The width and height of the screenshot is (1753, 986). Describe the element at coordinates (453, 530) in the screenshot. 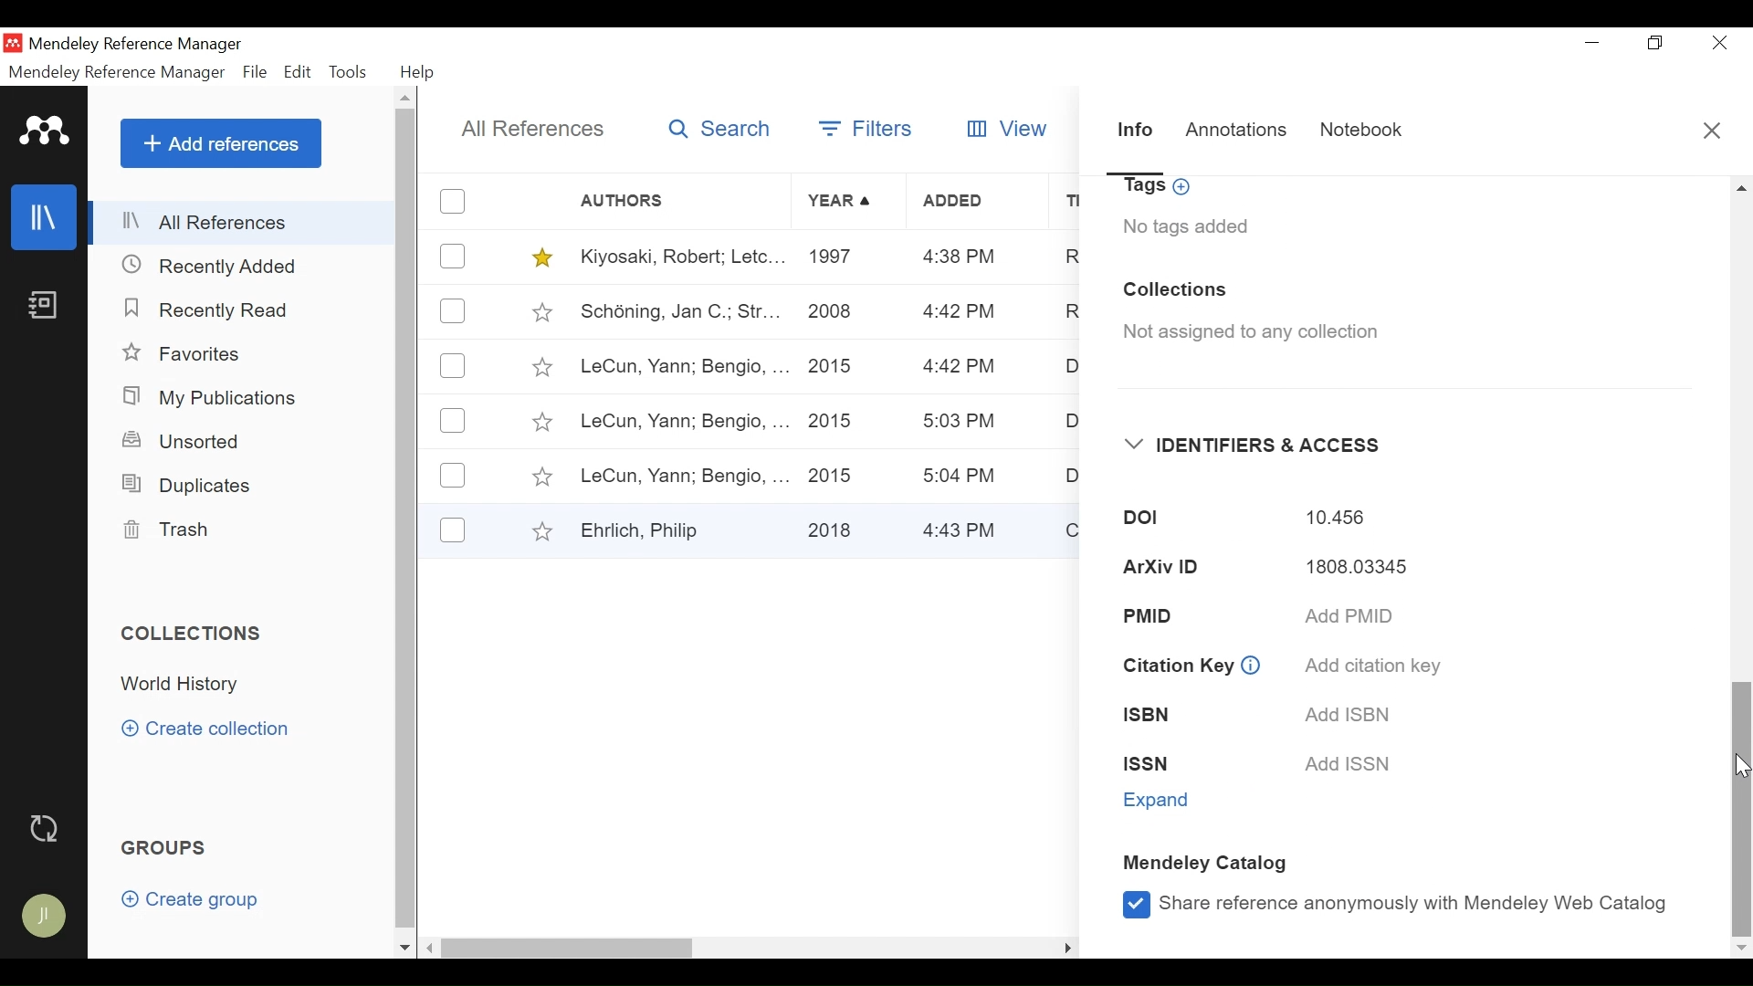

I see `(un)select` at that location.